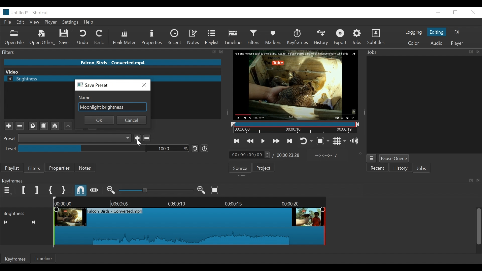  Describe the element at coordinates (34, 22) in the screenshot. I see `View` at that location.